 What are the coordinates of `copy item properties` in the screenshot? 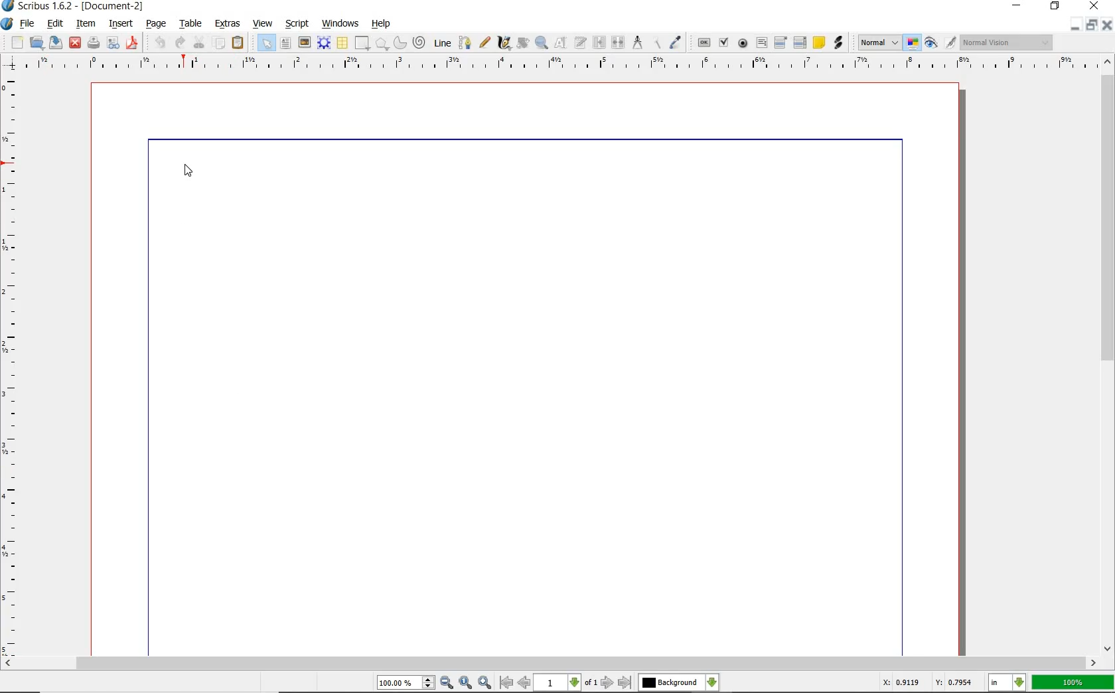 It's located at (657, 44).